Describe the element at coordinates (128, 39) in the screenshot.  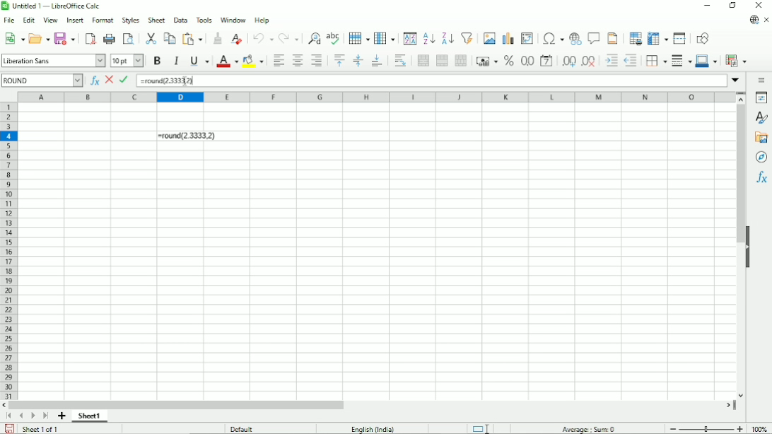
I see `Toggle print preview` at that location.